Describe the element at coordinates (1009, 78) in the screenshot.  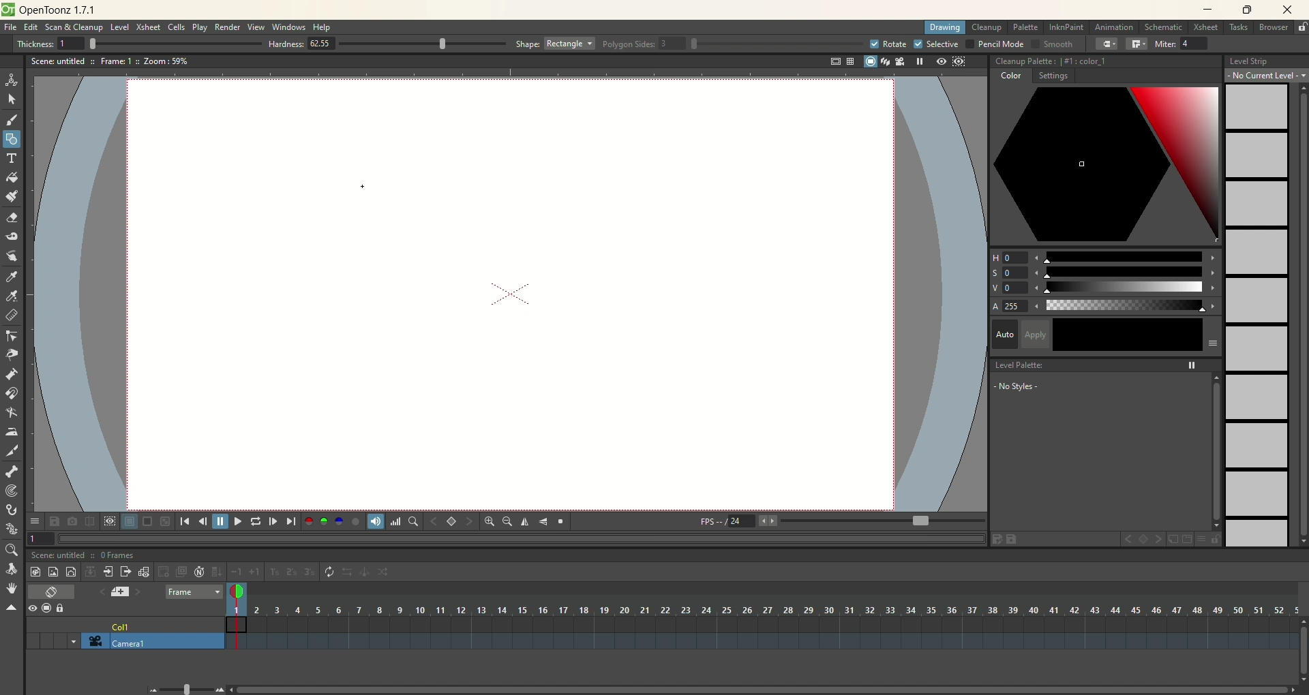
I see `color` at that location.